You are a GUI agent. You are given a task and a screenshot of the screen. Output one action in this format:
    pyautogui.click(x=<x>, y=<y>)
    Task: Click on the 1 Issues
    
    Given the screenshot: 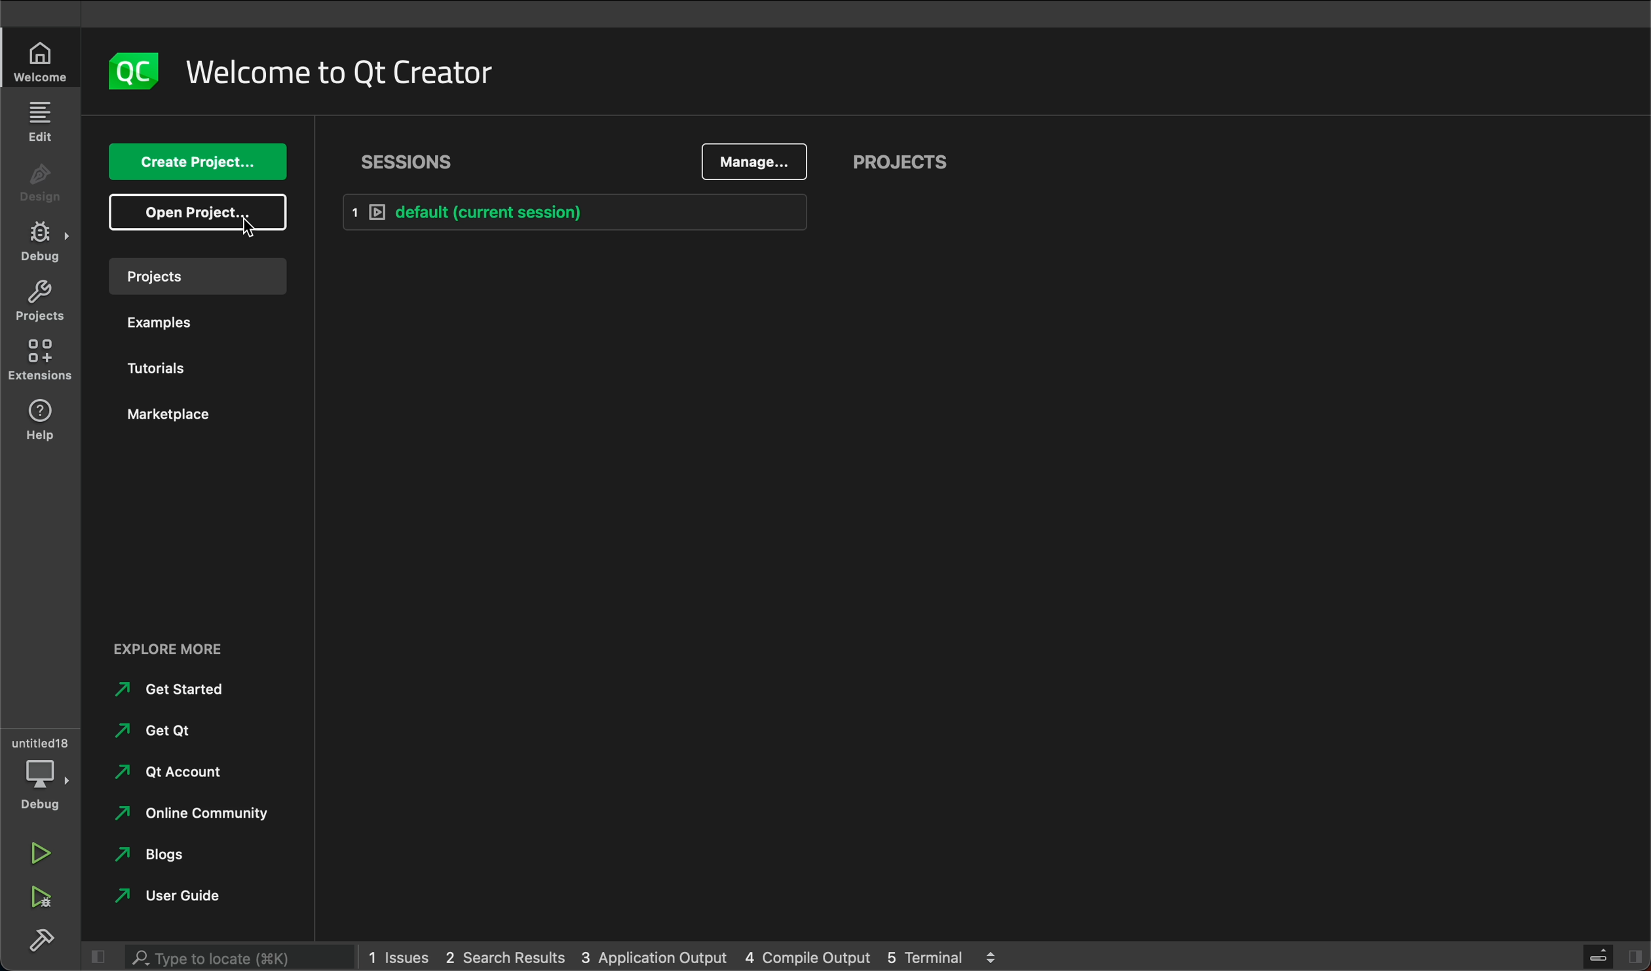 What is the action you would take?
    pyautogui.click(x=395, y=956)
    